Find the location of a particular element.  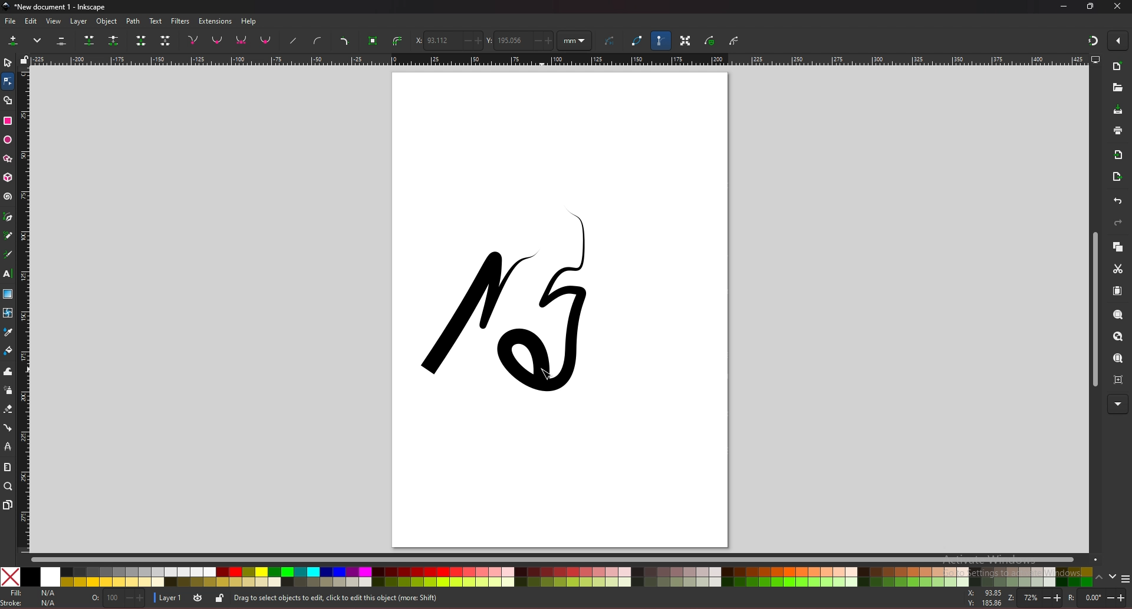

file is located at coordinates (9, 21).